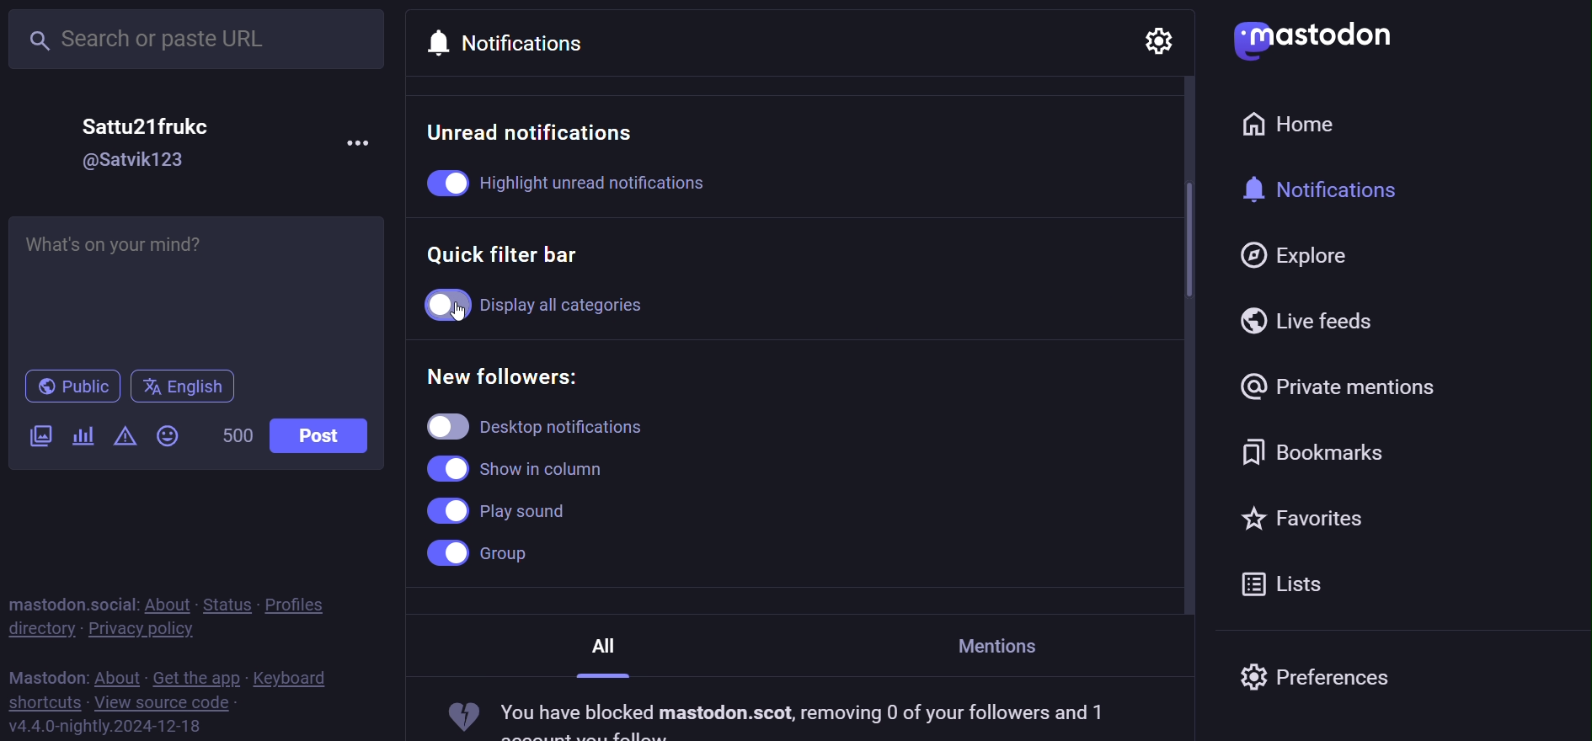 This screenshot has width=1592, height=741. Describe the element at coordinates (150, 628) in the screenshot. I see `privacy policy` at that location.